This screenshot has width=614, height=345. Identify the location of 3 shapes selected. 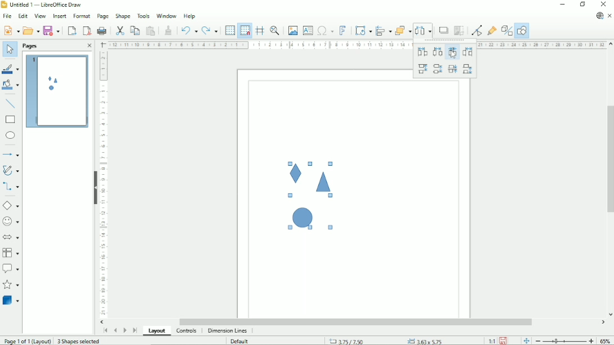
(80, 341).